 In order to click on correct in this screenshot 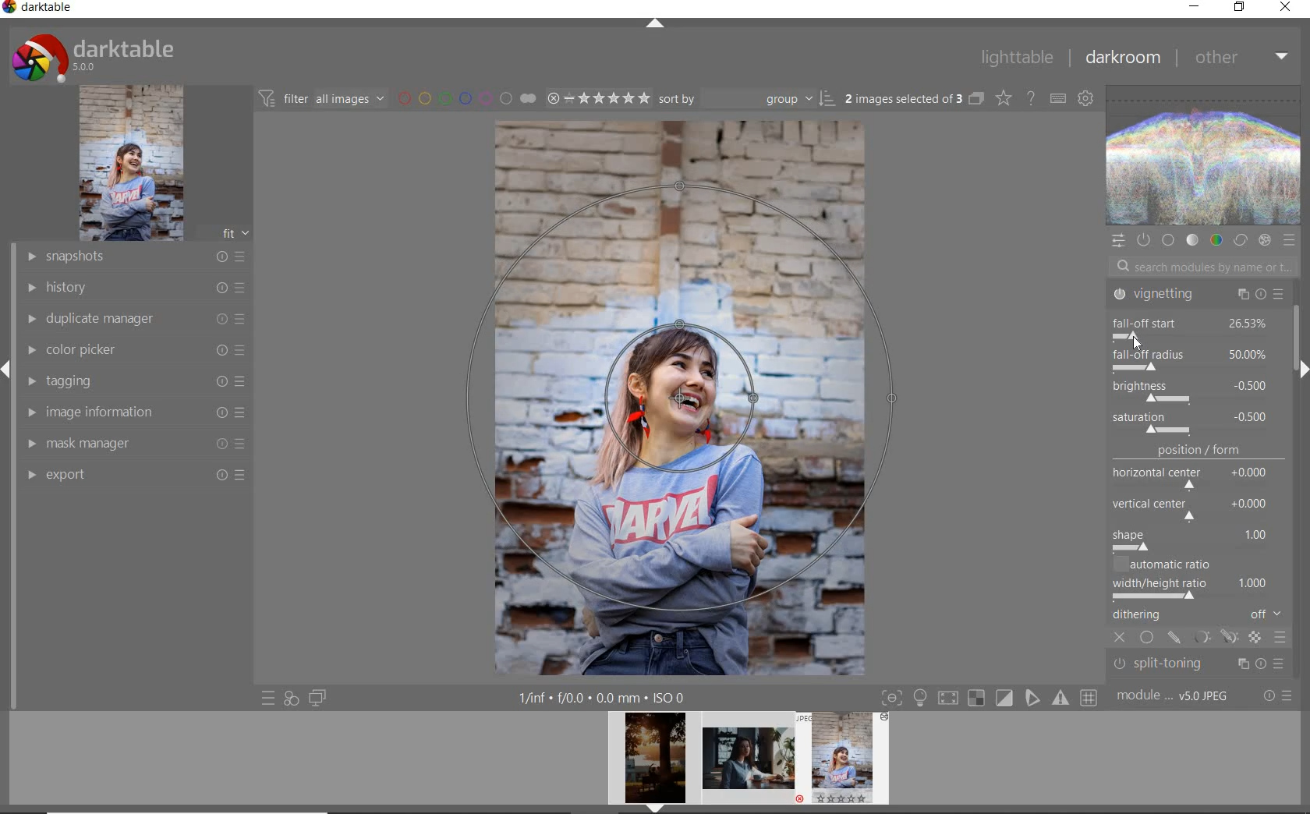, I will do `click(1241, 241)`.